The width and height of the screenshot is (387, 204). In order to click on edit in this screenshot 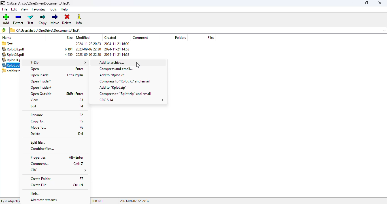, I will do `click(14, 9)`.